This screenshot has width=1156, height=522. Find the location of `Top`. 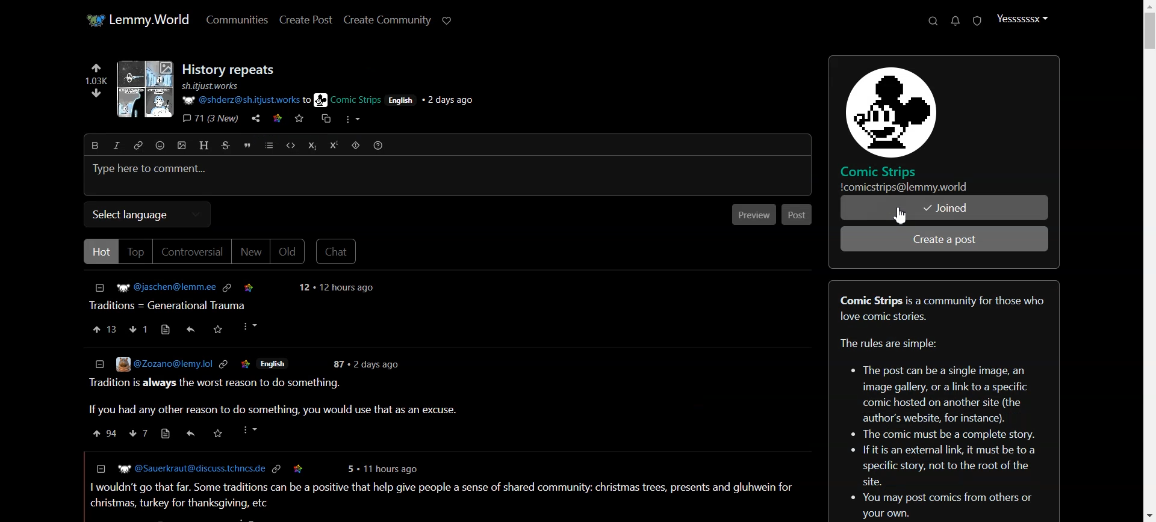

Top is located at coordinates (136, 252).